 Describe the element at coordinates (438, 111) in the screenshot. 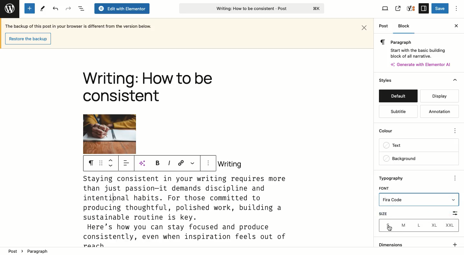

I see `Annotation` at that location.